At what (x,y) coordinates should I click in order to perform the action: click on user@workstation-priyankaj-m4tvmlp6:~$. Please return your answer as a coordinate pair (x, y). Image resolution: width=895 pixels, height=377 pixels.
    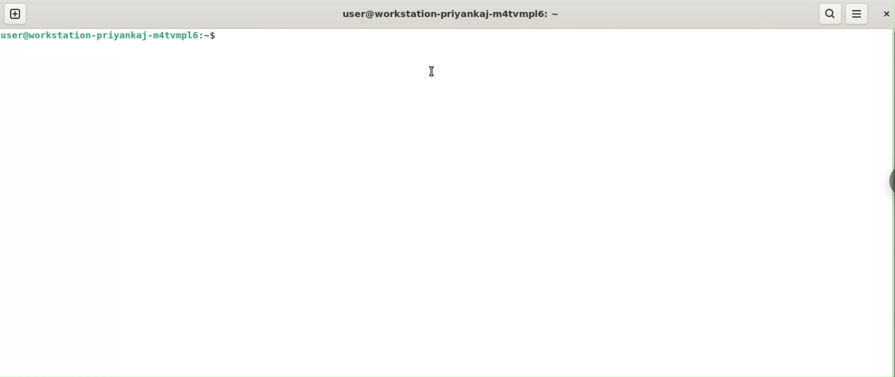
    Looking at the image, I should click on (108, 36).